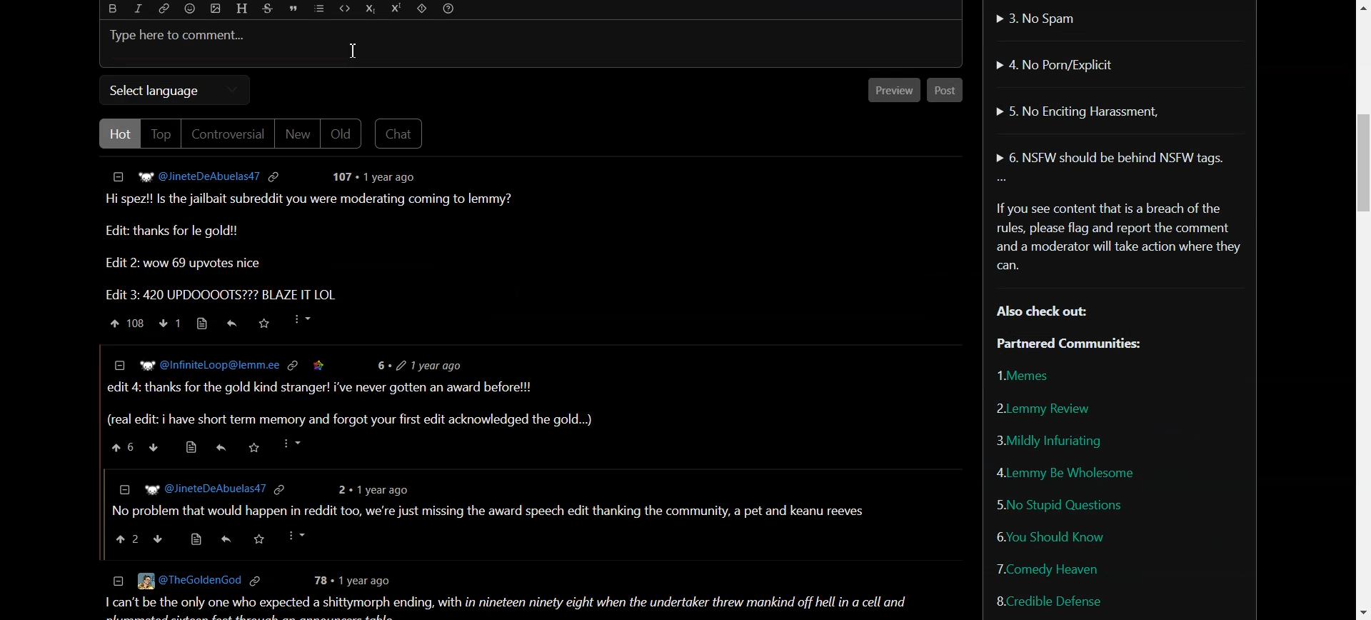  Describe the element at coordinates (197, 581) in the screenshot. I see `© [Eg @TheGoldenGod` at that location.